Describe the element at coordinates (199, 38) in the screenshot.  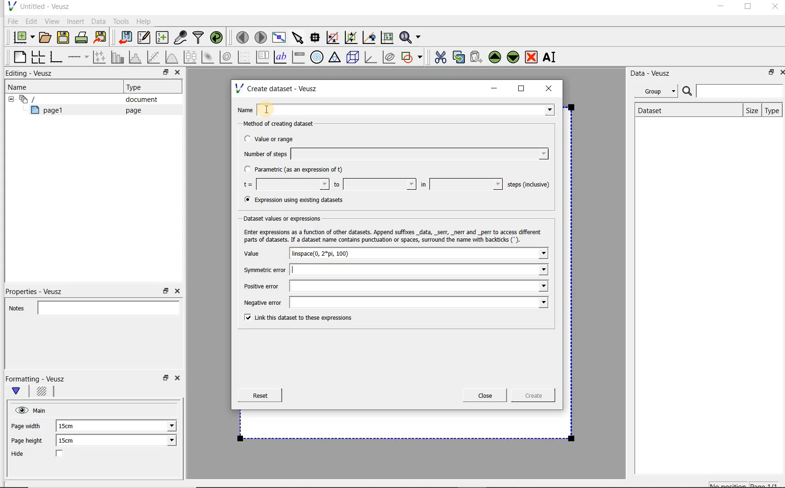
I see `filter data` at that location.